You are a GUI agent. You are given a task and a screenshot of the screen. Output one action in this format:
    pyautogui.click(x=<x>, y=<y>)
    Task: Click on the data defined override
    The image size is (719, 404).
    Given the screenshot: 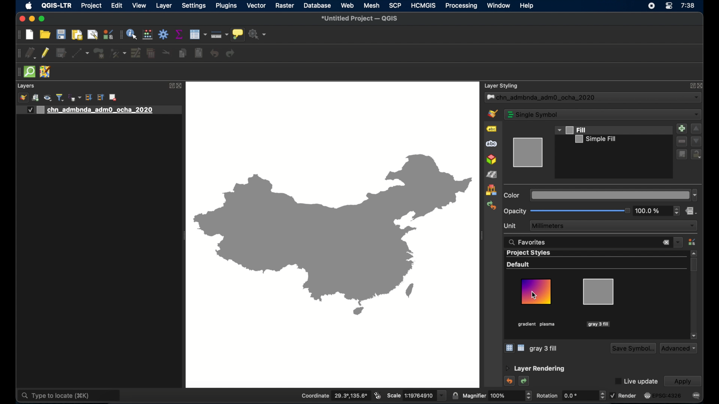 What is the action you would take?
    pyautogui.click(x=691, y=211)
    